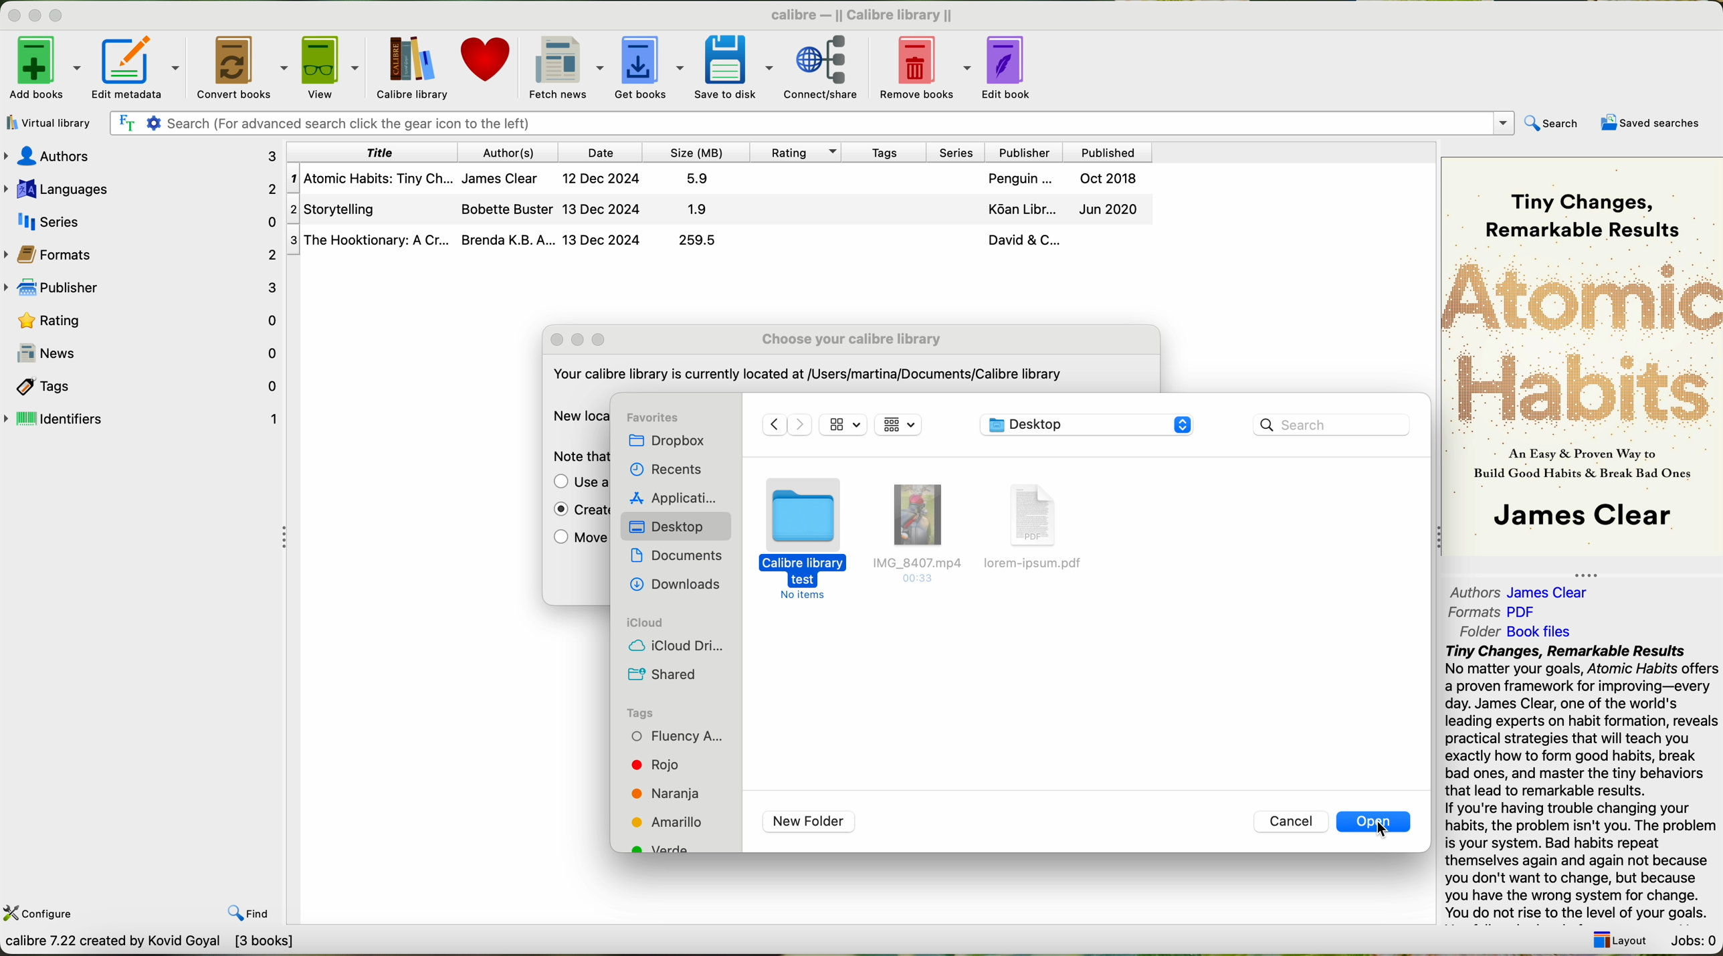 This screenshot has height=956, width=1723. I want to click on minimize, so click(583, 341).